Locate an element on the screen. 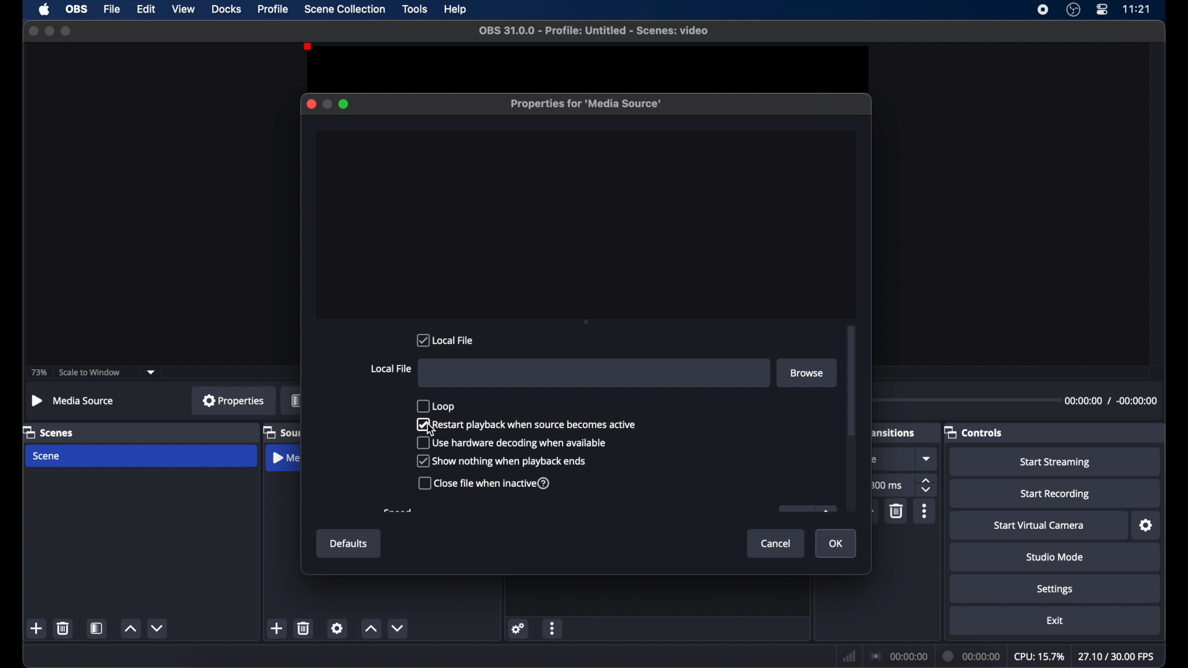 The image size is (1188, 668). profile is located at coordinates (273, 9).